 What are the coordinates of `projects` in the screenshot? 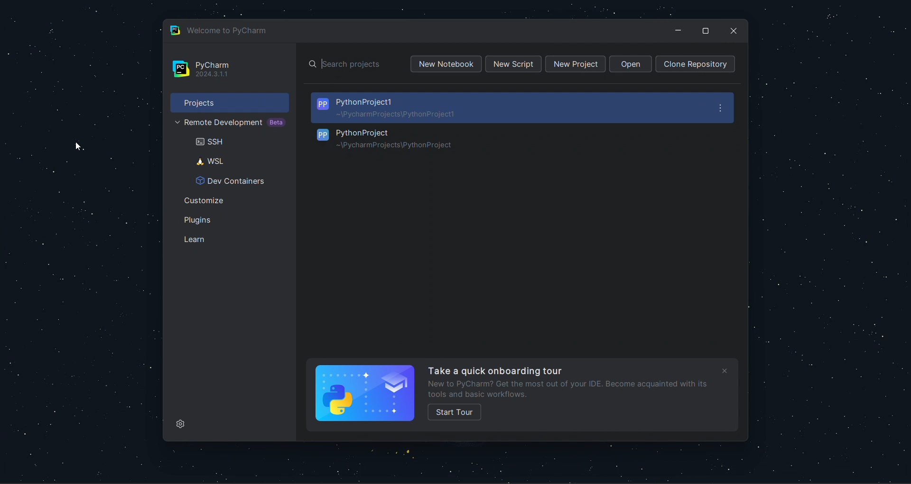 It's located at (231, 103).